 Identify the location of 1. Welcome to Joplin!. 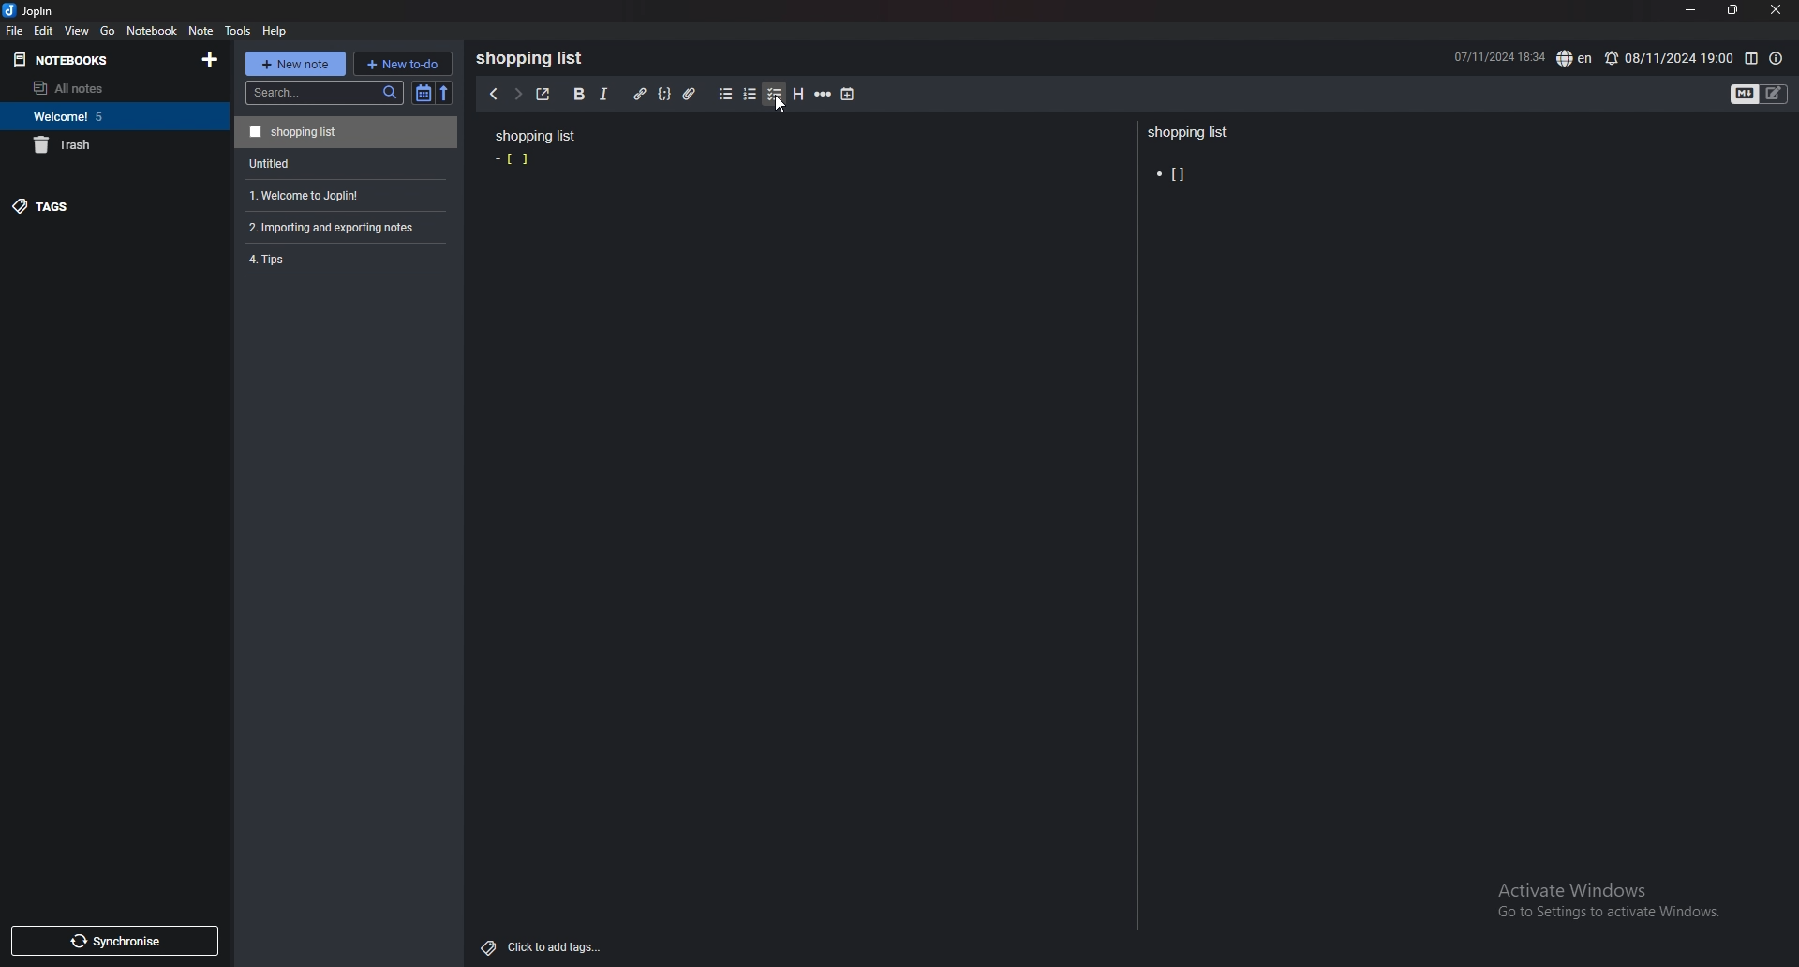
(342, 193).